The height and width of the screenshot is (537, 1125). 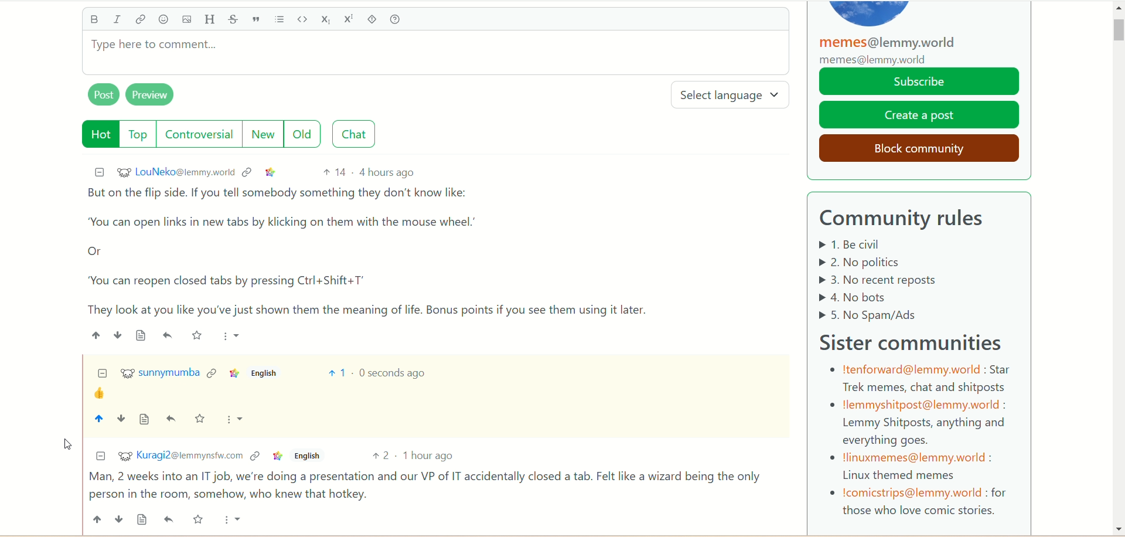 What do you see at coordinates (100, 519) in the screenshot?
I see `up vote` at bounding box center [100, 519].